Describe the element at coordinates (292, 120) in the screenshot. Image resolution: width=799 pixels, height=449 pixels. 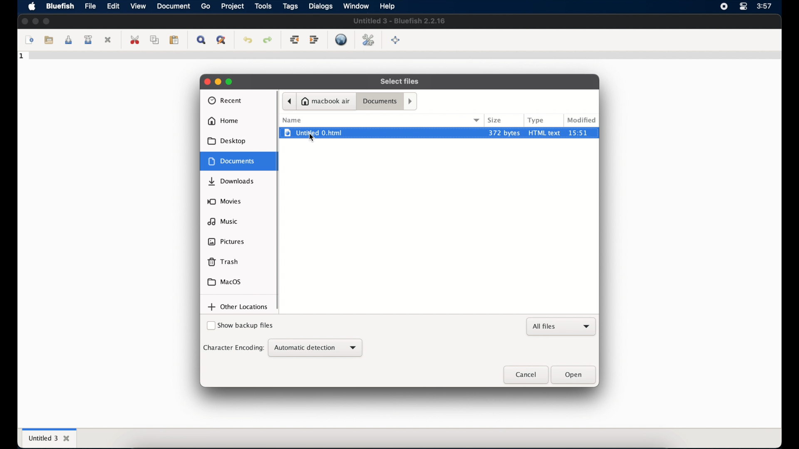
I see `name` at that location.